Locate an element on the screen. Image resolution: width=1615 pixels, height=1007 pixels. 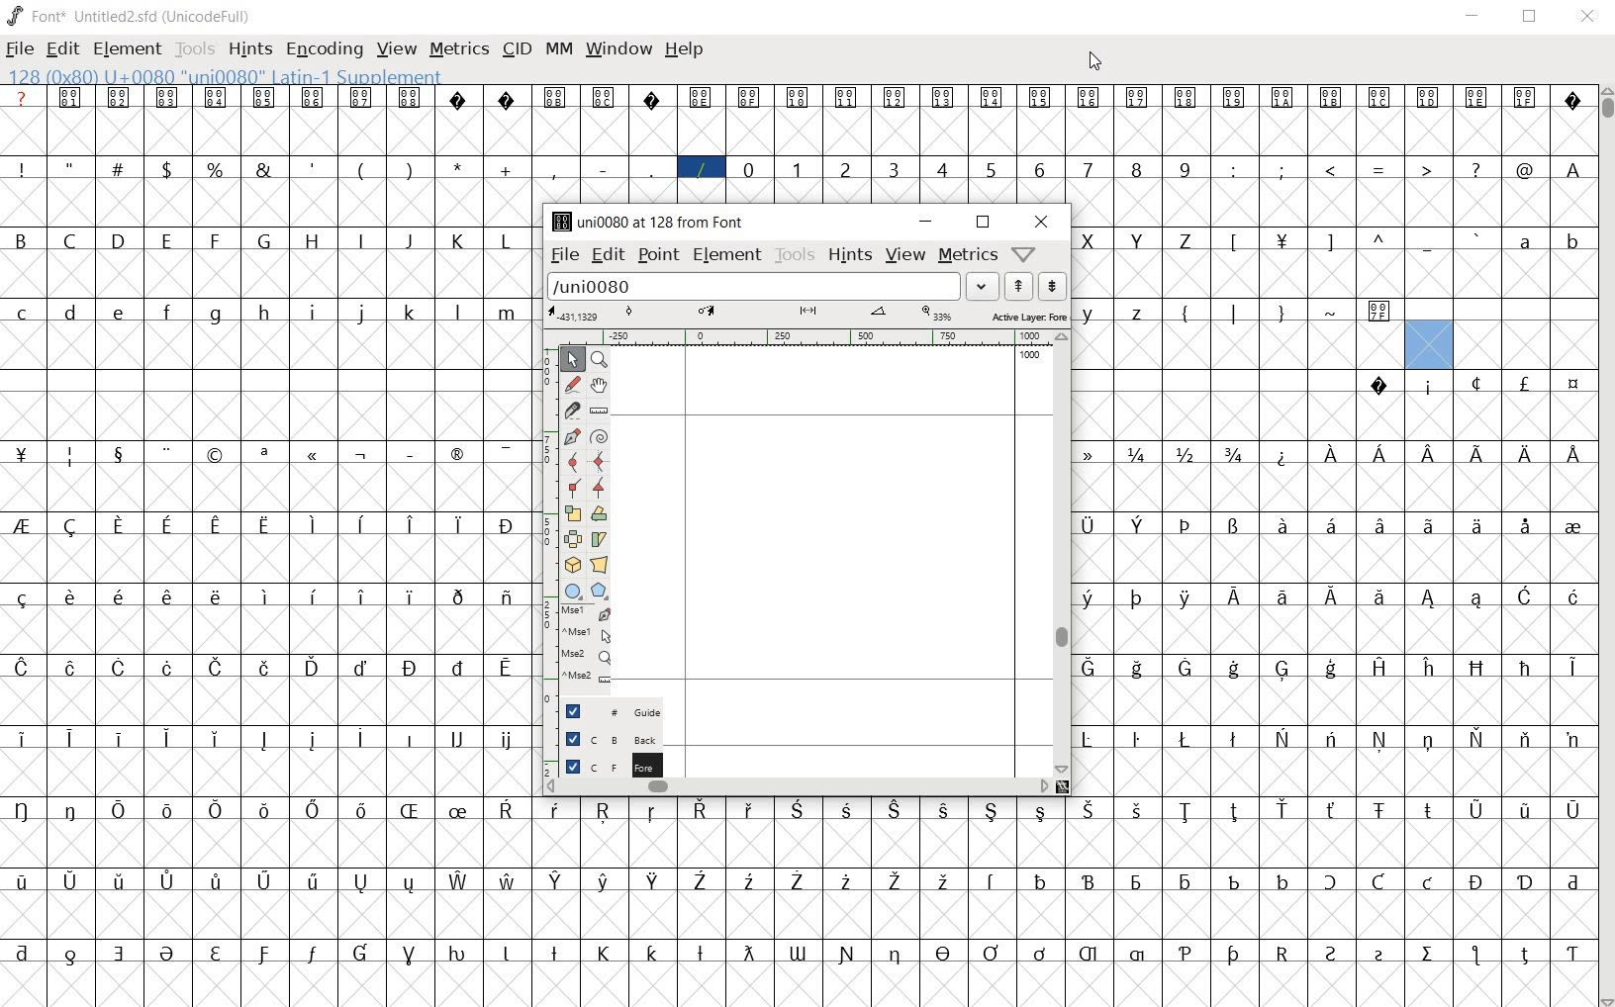
FILE is located at coordinates (21, 48).